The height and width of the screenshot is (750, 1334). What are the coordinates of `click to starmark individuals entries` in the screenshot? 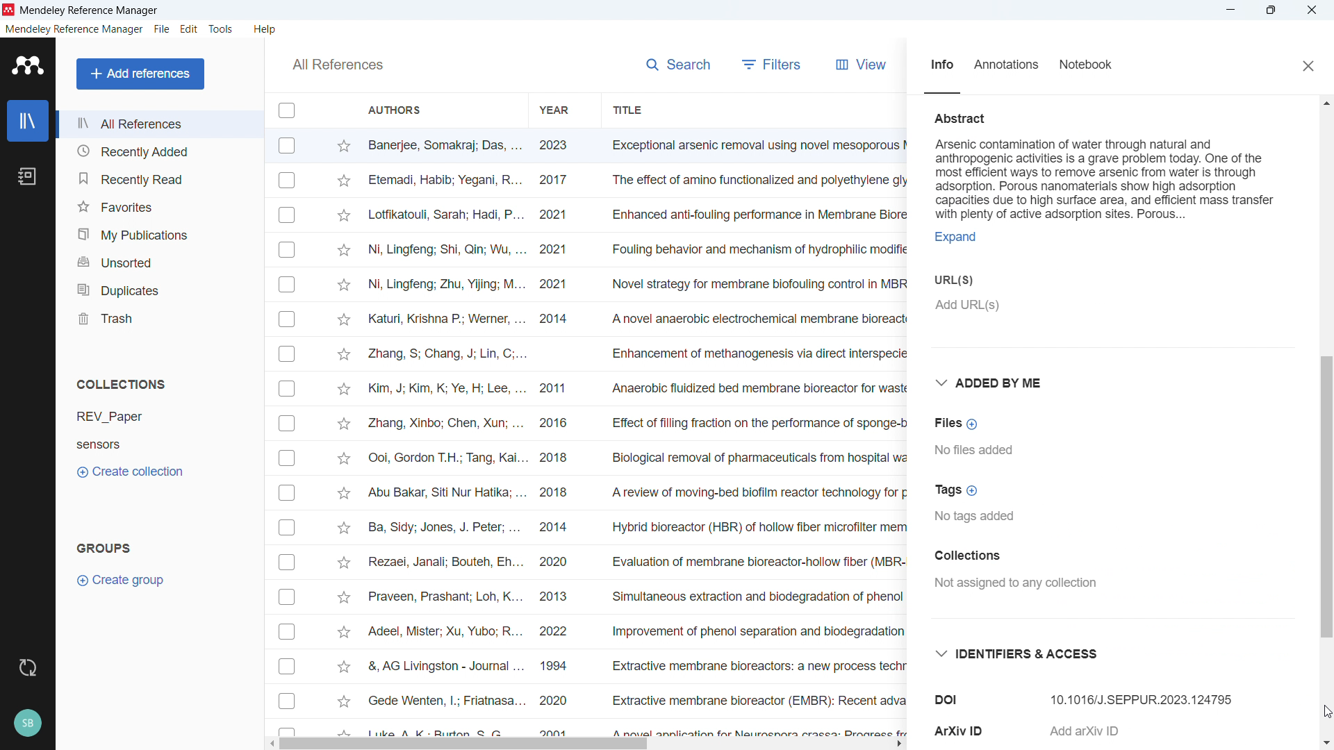 It's located at (343, 635).